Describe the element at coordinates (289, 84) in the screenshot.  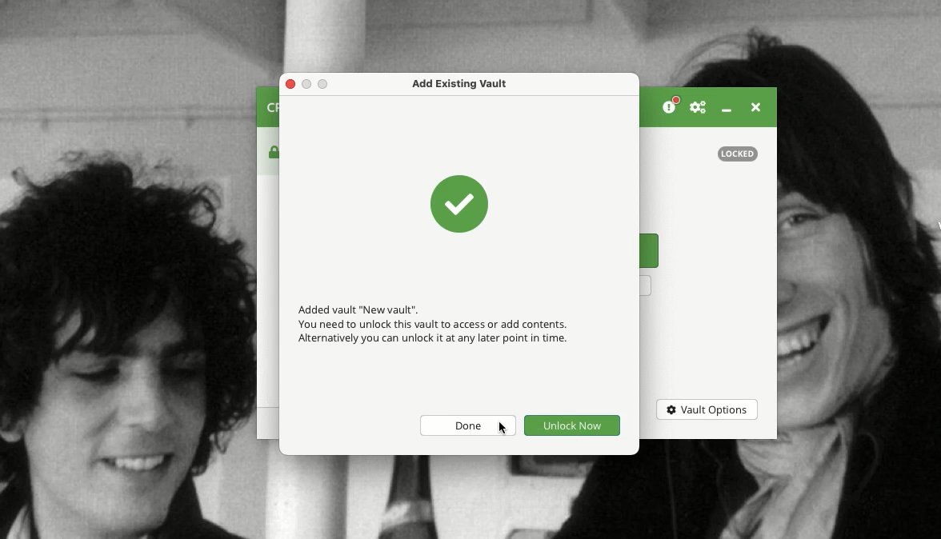
I see `Close` at that location.